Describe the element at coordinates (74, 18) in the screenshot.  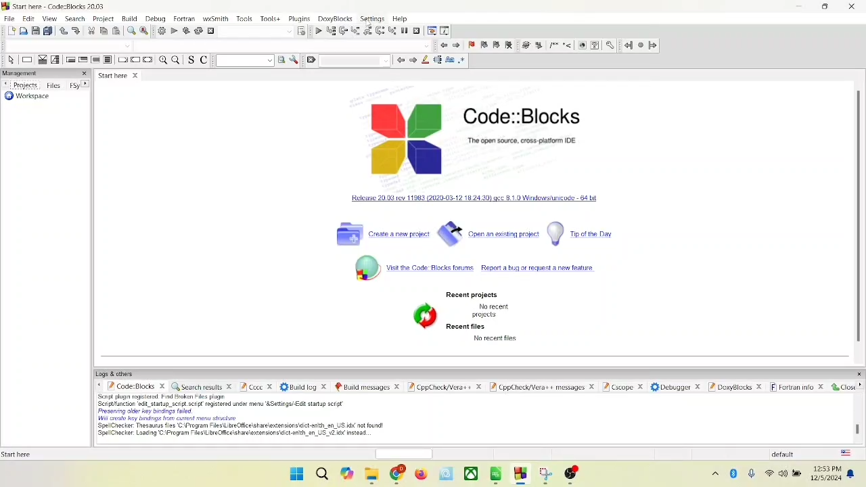
I see `search` at that location.